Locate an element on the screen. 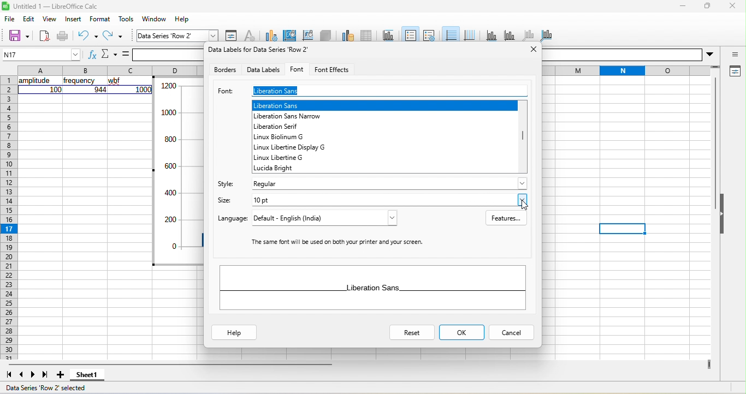 The width and height of the screenshot is (746, 394). help is located at coordinates (234, 332).